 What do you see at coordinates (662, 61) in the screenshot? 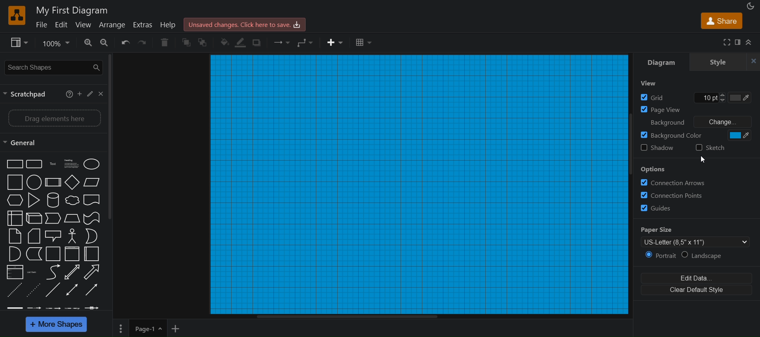
I see `diagram` at bounding box center [662, 61].